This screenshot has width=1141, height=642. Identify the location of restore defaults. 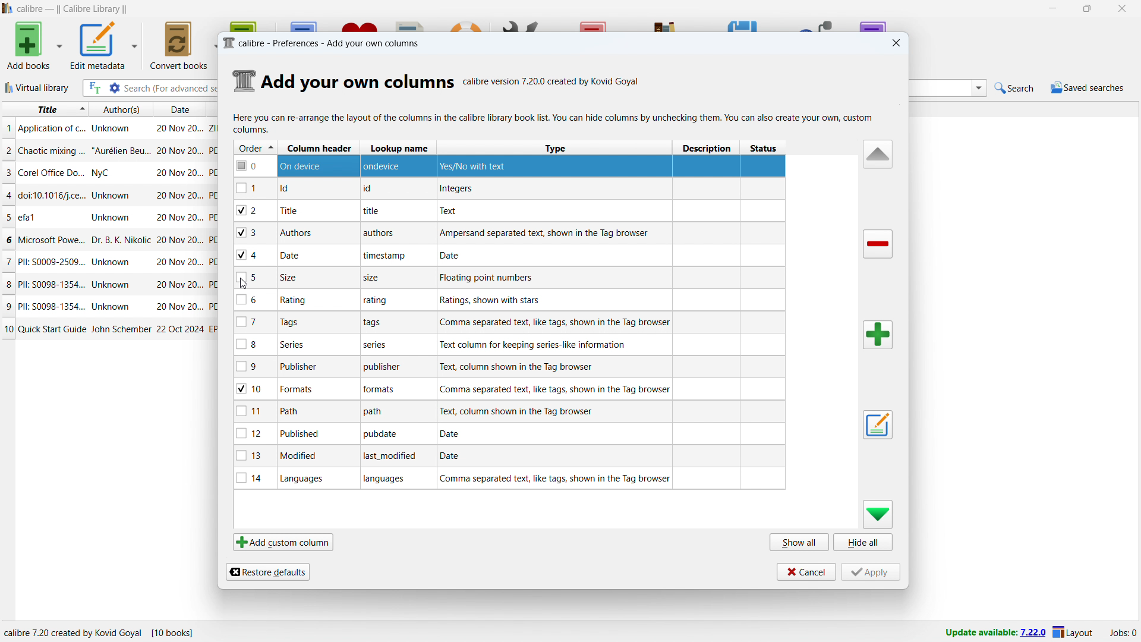
(267, 571).